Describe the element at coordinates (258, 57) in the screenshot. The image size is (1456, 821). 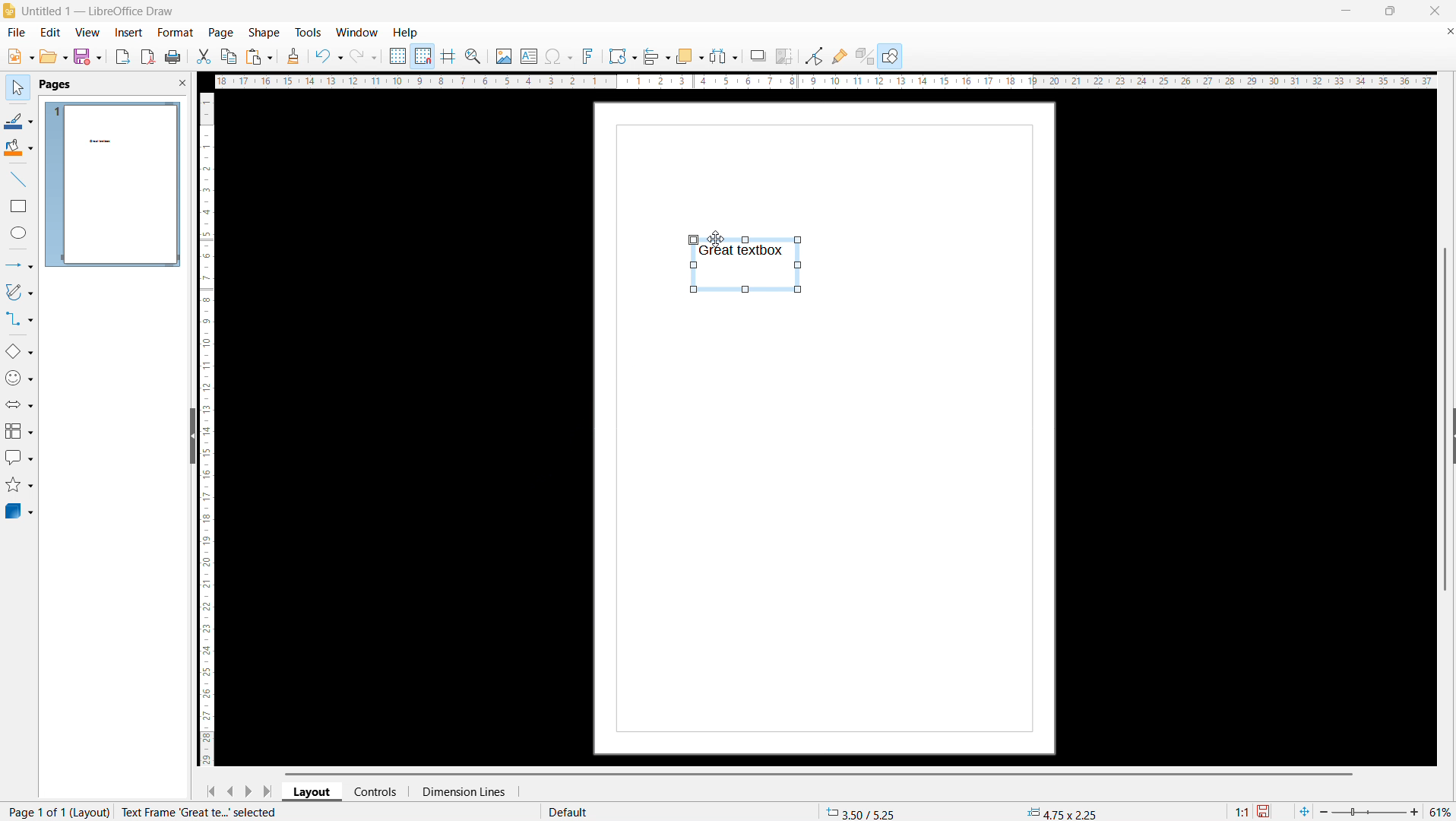
I see `paste` at that location.